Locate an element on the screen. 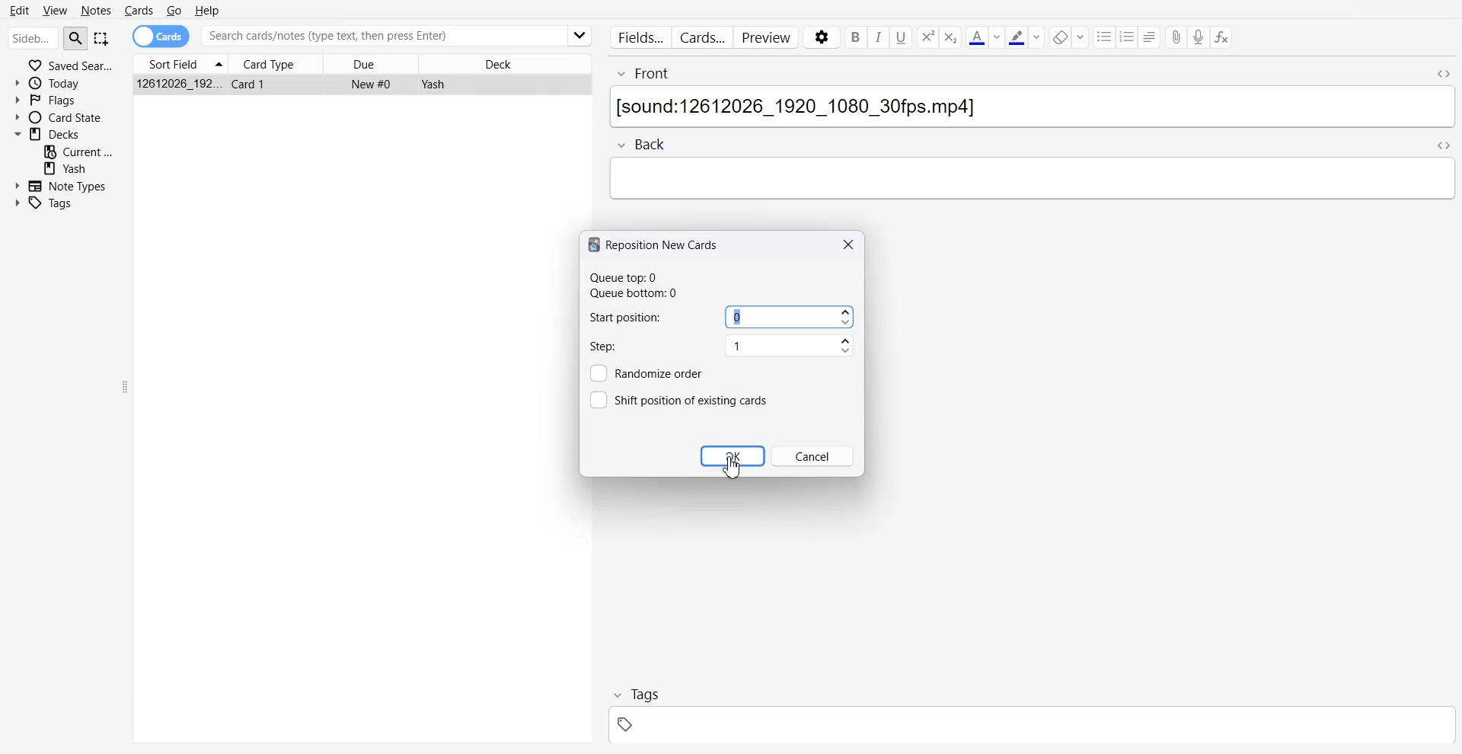   is located at coordinates (601, 400).